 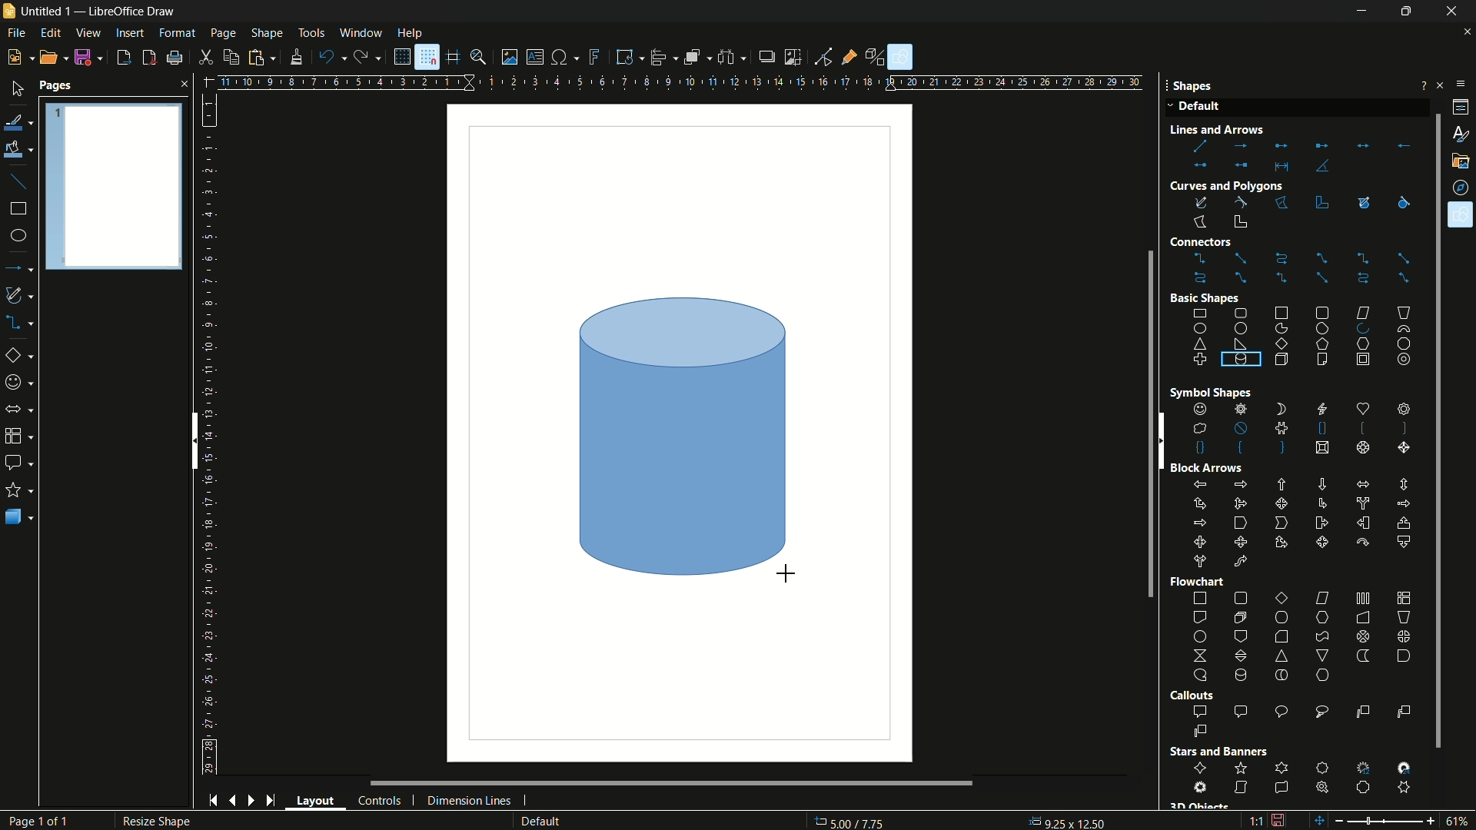 What do you see at coordinates (859, 822) in the screenshot?
I see `36.86` at bounding box center [859, 822].